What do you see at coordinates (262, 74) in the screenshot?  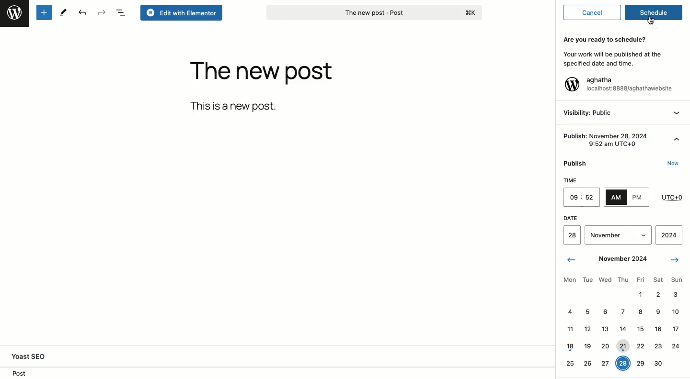 I see `The new post` at bounding box center [262, 74].